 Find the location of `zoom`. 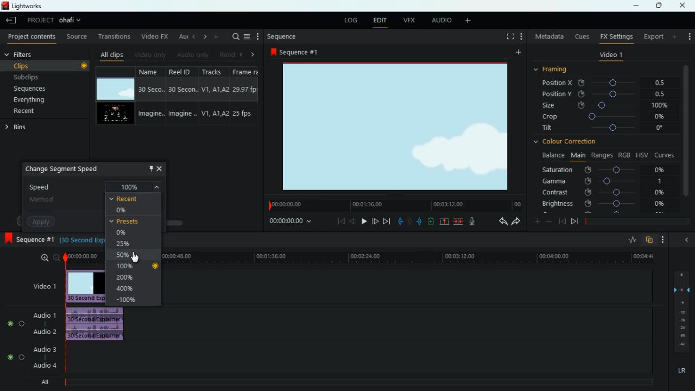

zoom is located at coordinates (49, 258).